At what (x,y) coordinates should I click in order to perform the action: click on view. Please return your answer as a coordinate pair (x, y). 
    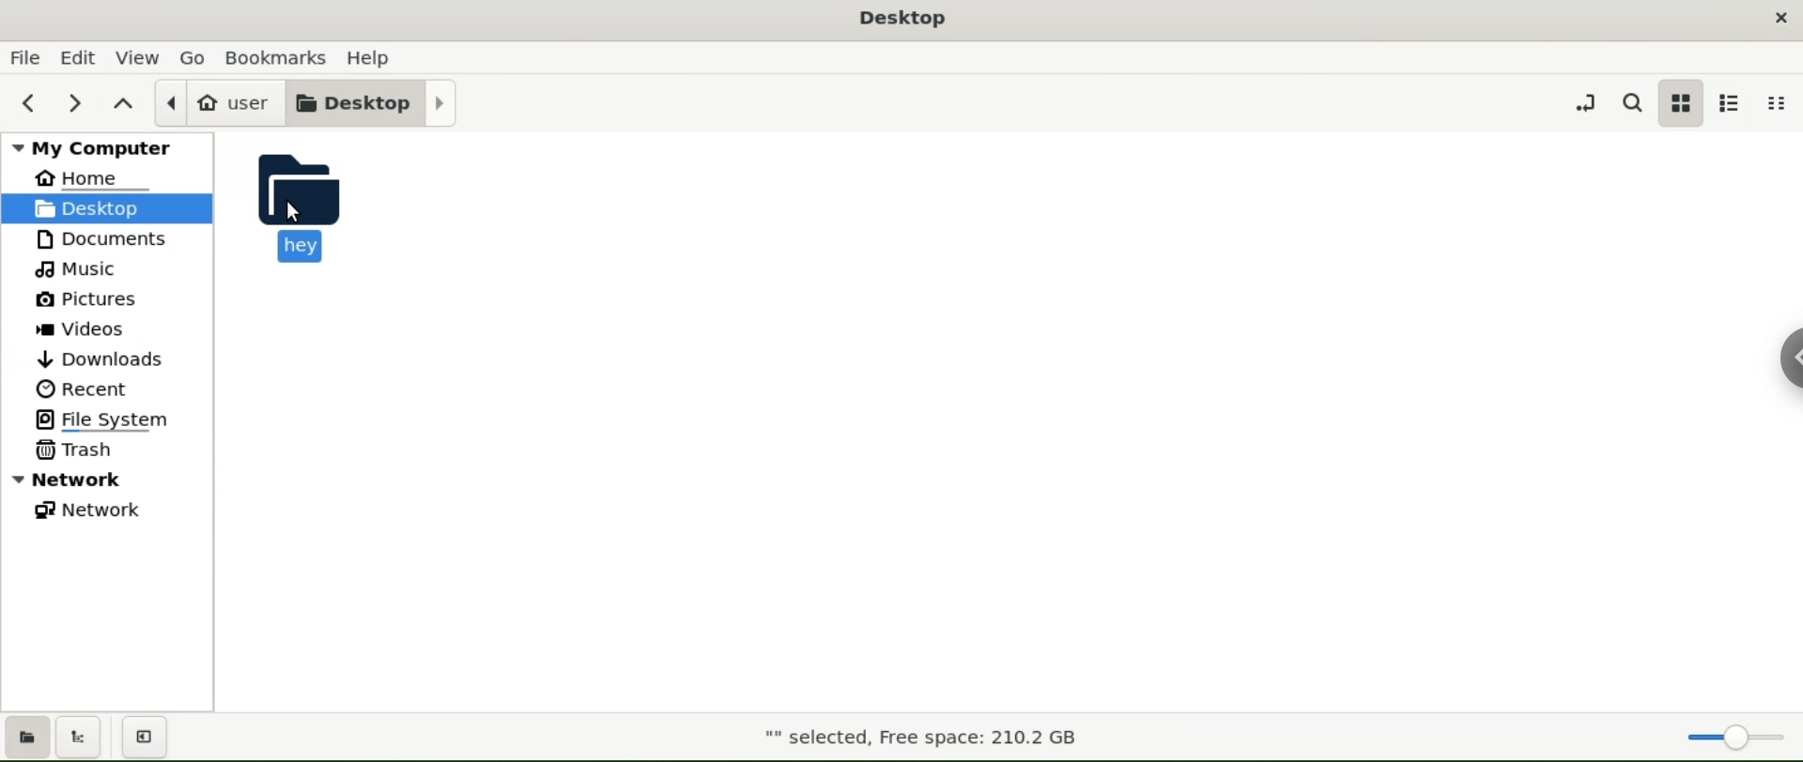
    Looking at the image, I should click on (138, 56).